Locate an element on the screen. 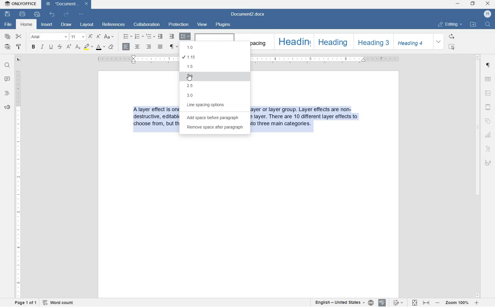  highlight color is located at coordinates (88, 47).